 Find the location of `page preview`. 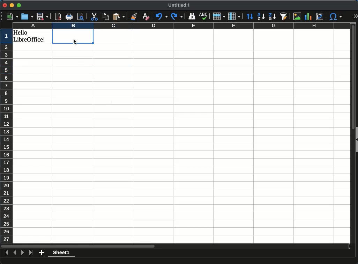

page preview is located at coordinates (81, 17).